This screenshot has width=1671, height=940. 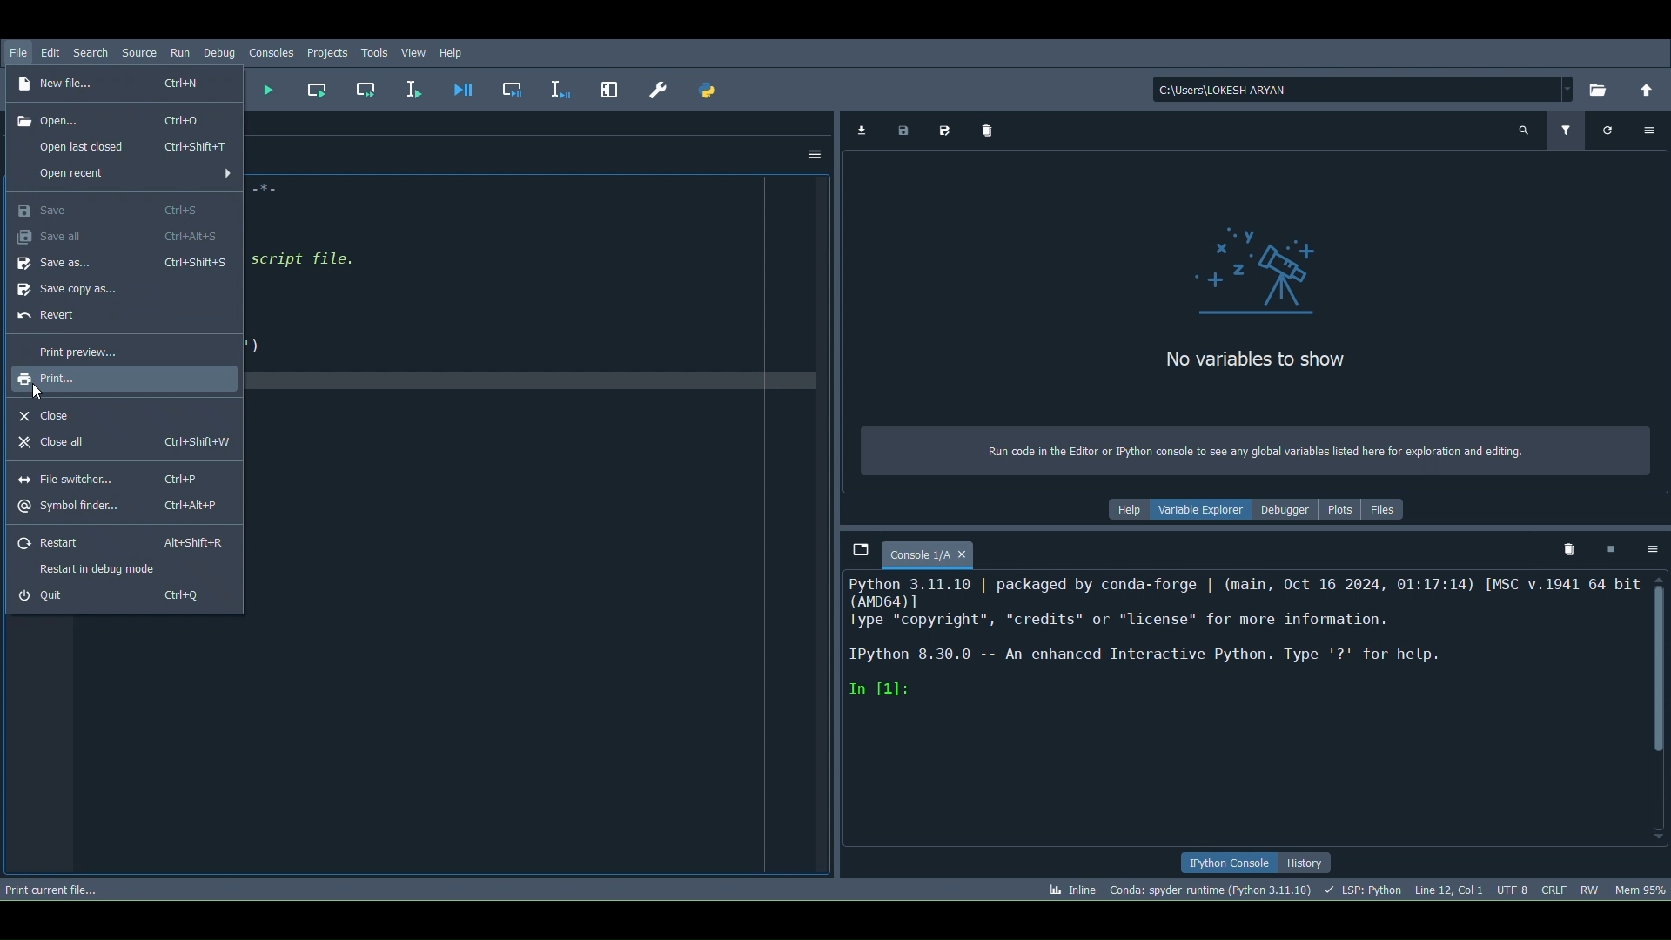 I want to click on Refresh variables, so click(x=1609, y=130).